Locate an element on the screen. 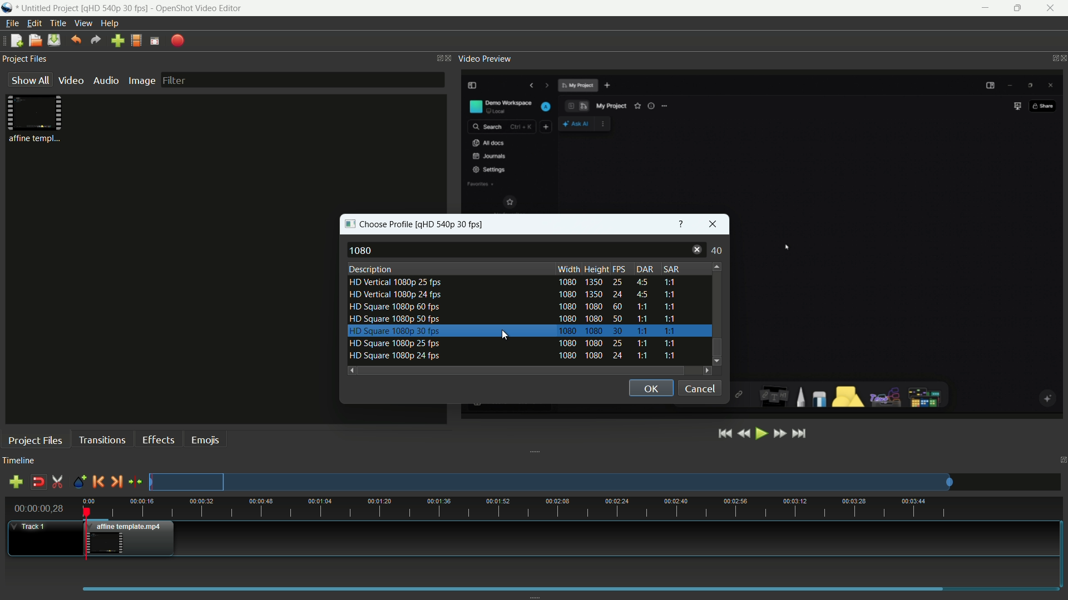 The image size is (1068, 600). project name is located at coordinates (48, 8).